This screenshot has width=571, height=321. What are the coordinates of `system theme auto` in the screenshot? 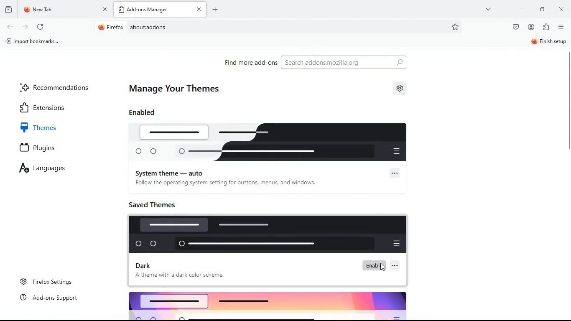 It's located at (171, 173).